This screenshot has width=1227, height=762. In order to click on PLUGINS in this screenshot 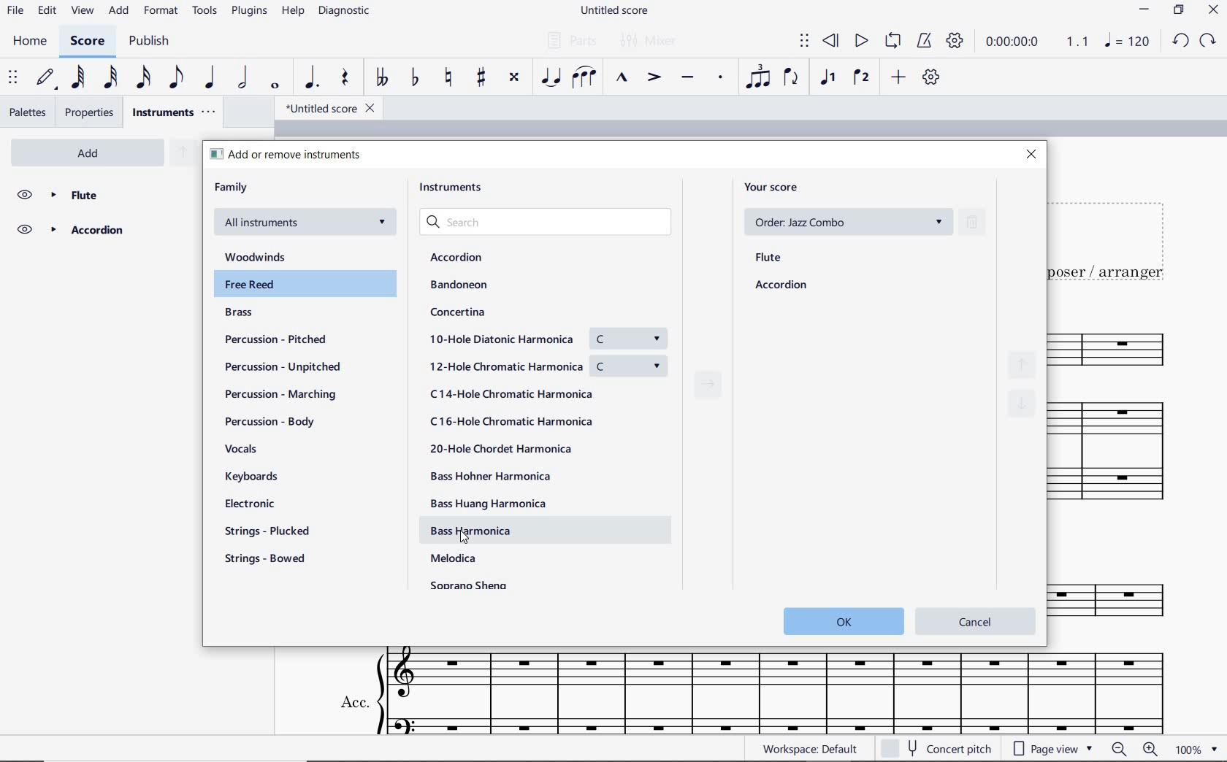, I will do `click(251, 12)`.